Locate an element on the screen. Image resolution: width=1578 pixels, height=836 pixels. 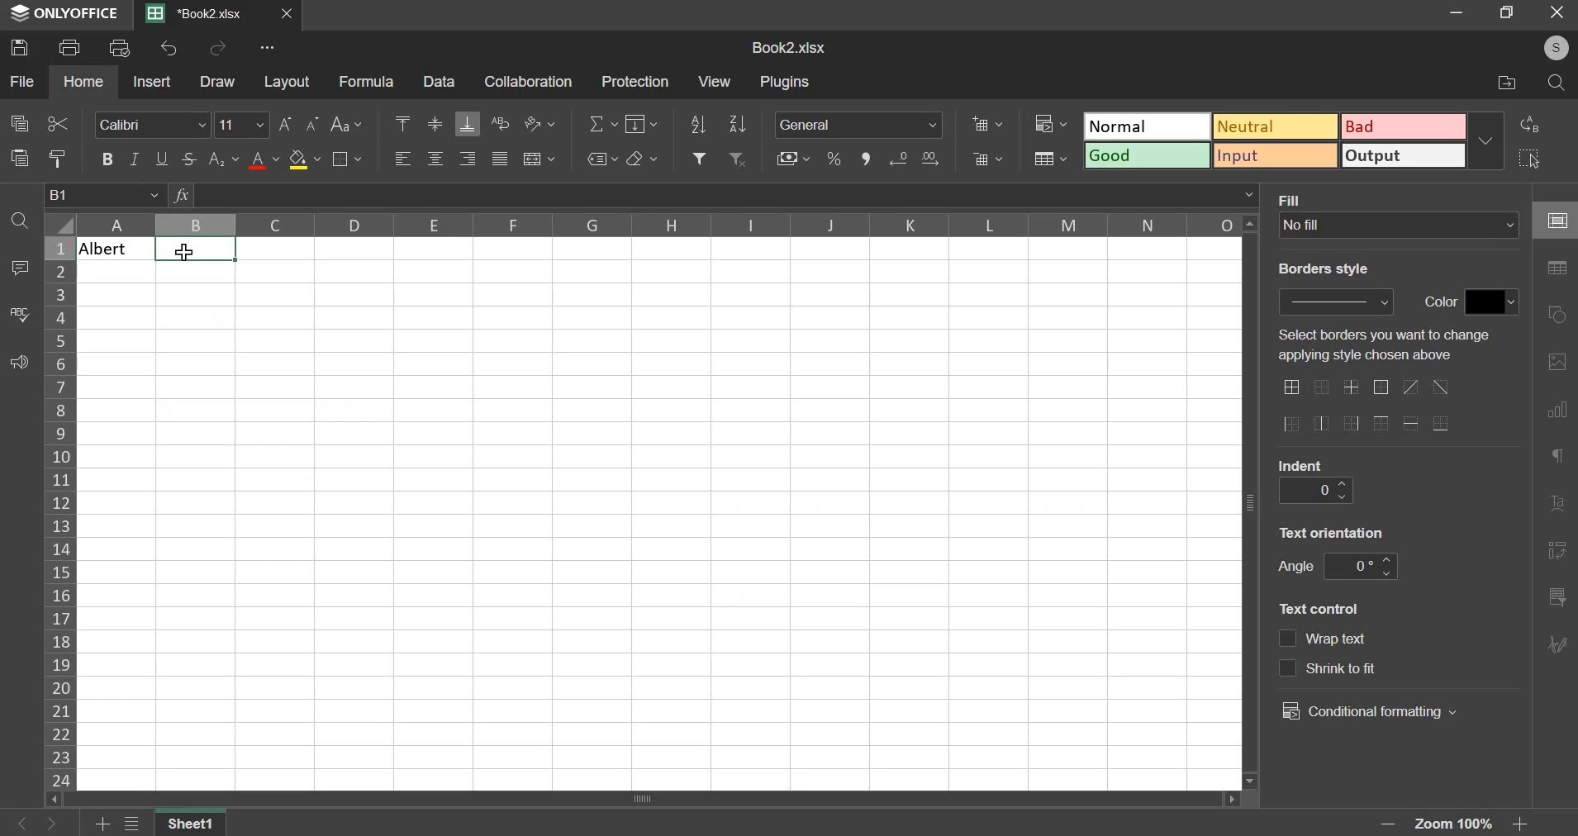
file is located at coordinates (21, 80).